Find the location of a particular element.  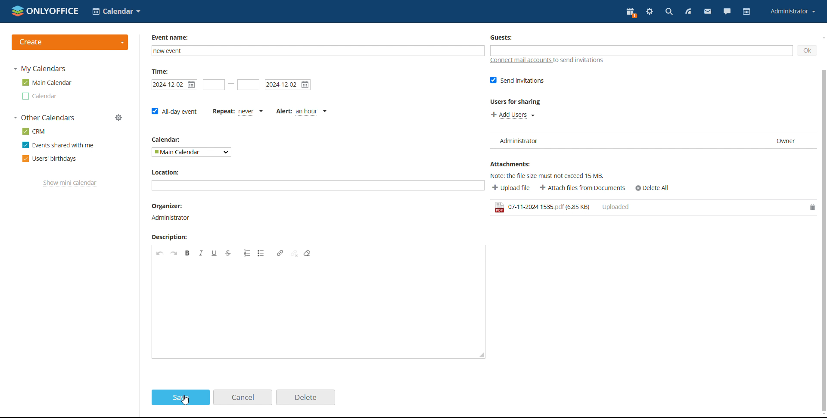

feed is located at coordinates (688, 12).